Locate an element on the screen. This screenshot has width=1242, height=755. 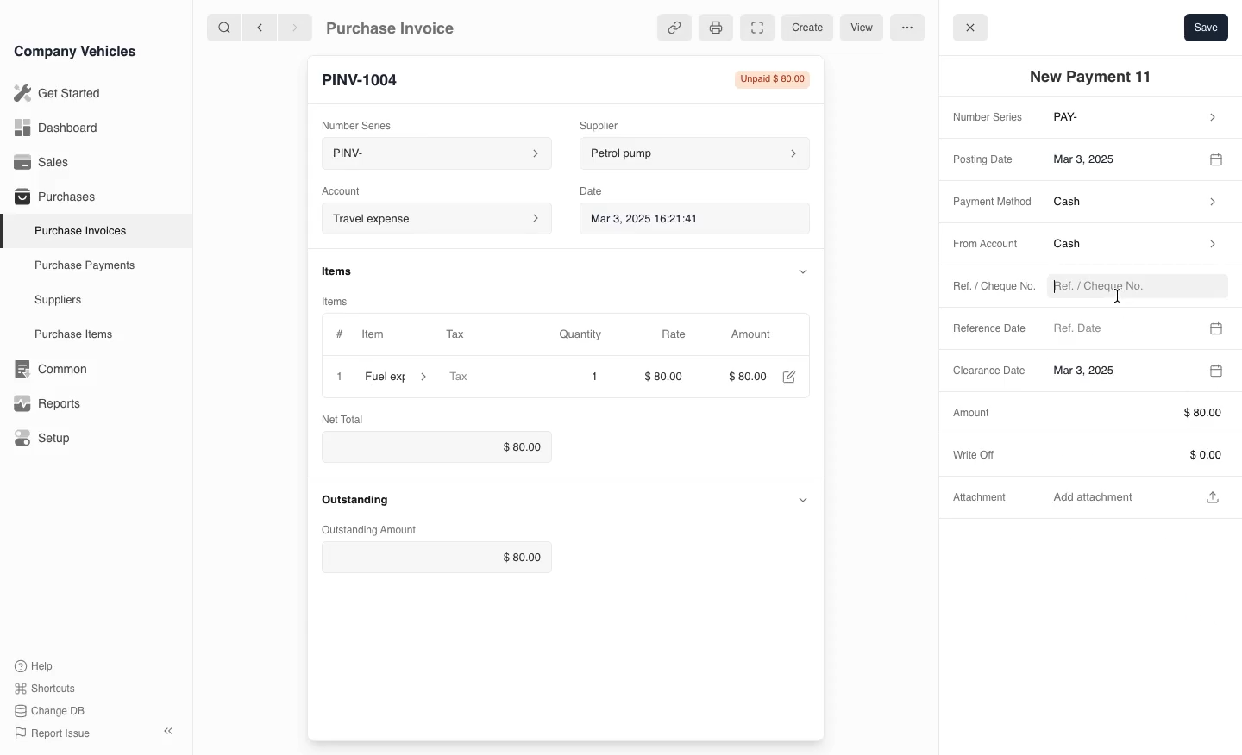
$ 80.00 is located at coordinates (1135, 413).